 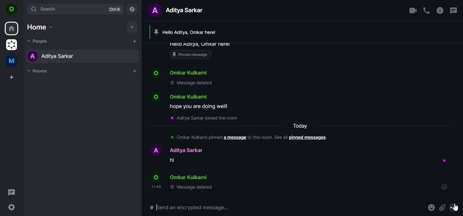 What do you see at coordinates (456, 209) in the screenshot?
I see `cursor` at bounding box center [456, 209].